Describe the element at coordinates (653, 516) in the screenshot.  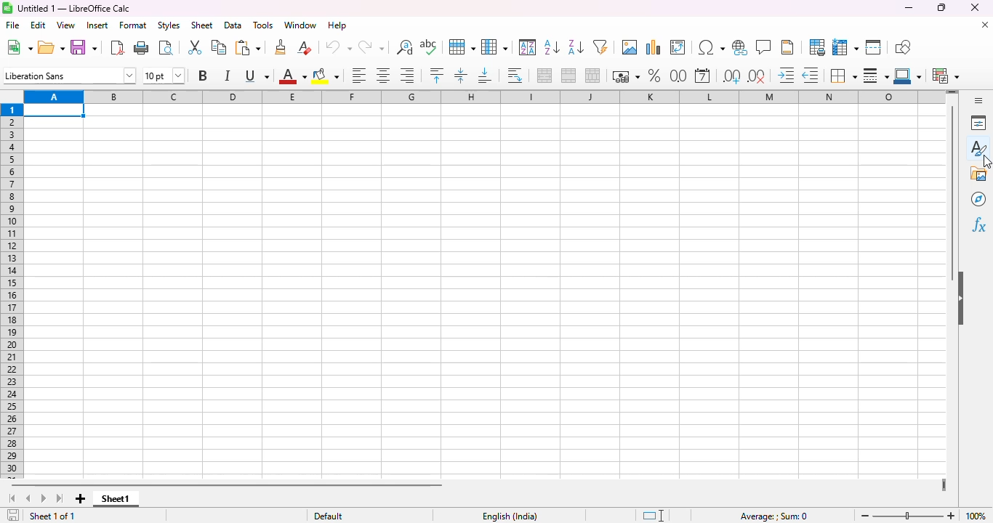
I see `standard selection` at that location.